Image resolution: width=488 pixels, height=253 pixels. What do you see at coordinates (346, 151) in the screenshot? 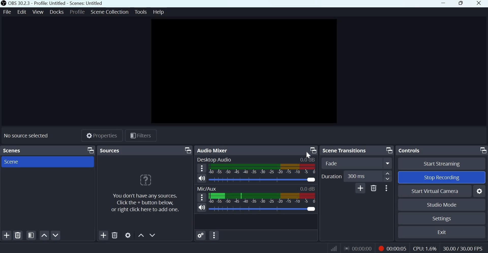
I see `Scene transitions` at bounding box center [346, 151].